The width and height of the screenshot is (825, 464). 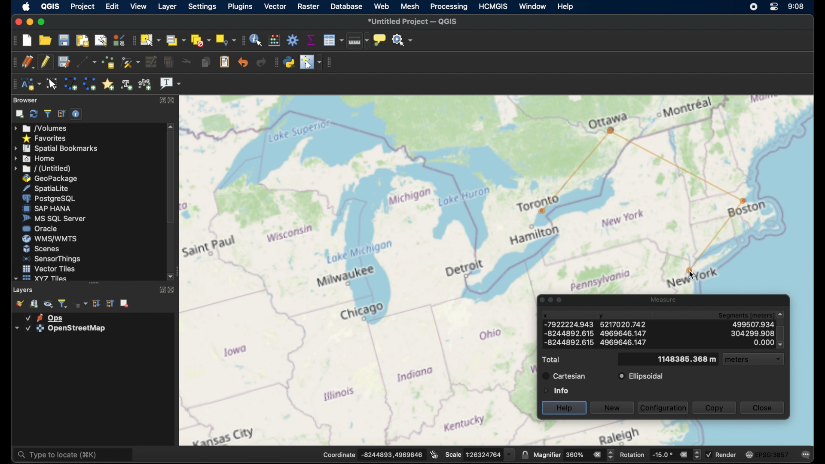 What do you see at coordinates (202, 7) in the screenshot?
I see `settings` at bounding box center [202, 7].